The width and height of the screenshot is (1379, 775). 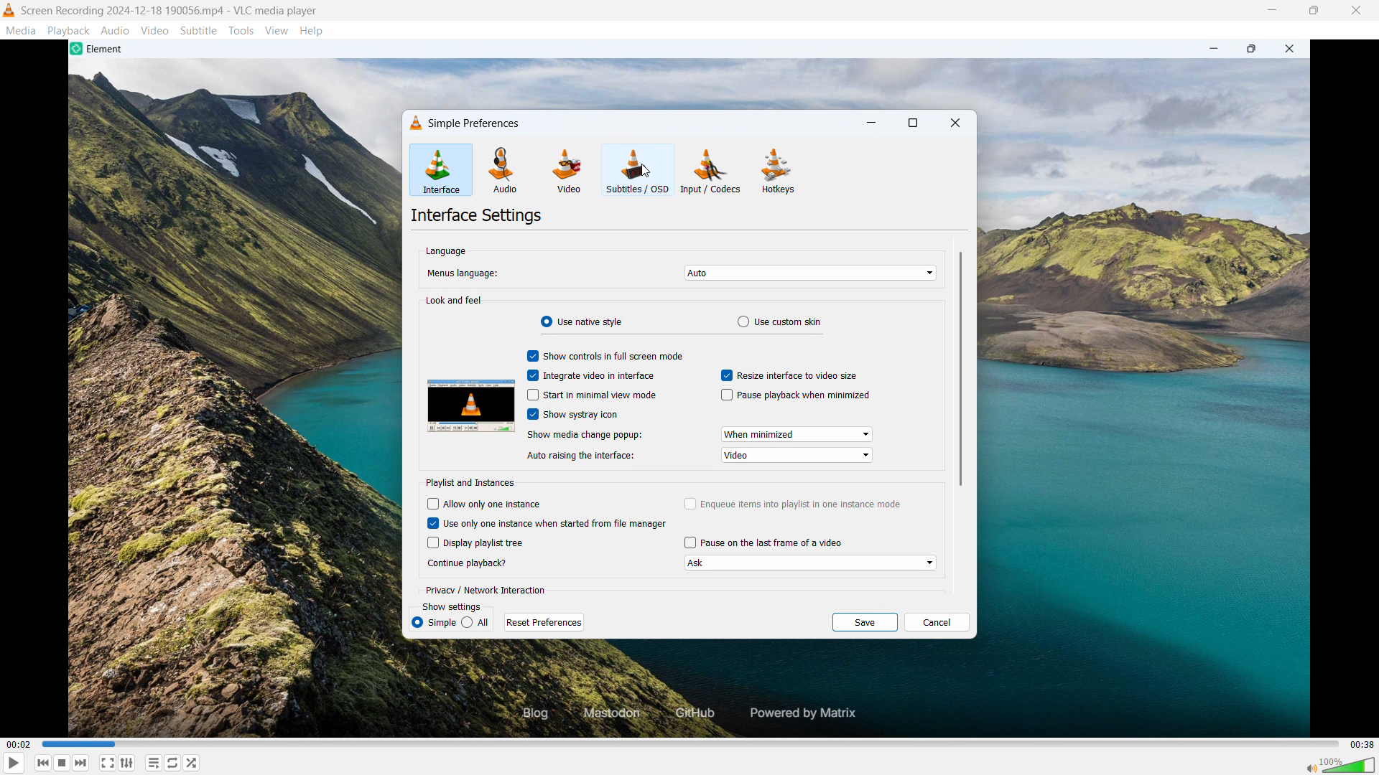 I want to click on subtitle, so click(x=199, y=30).